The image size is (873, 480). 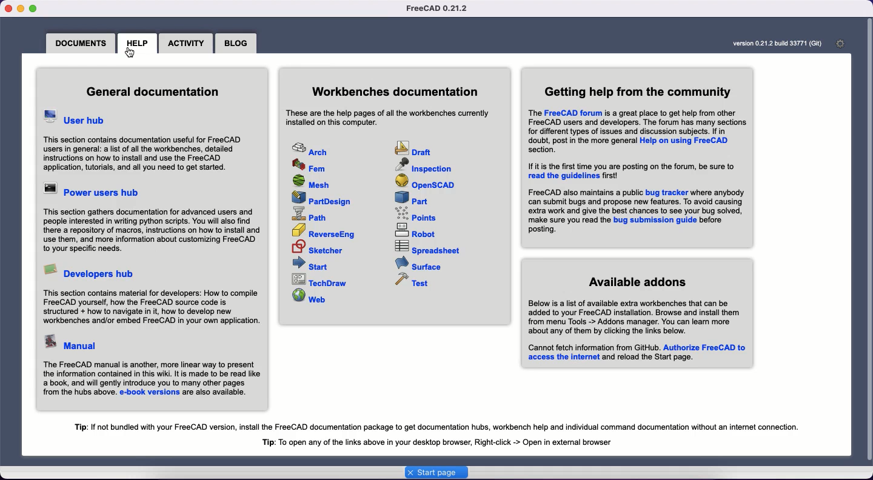 What do you see at coordinates (20, 9) in the screenshot?
I see `Minimize` at bounding box center [20, 9].